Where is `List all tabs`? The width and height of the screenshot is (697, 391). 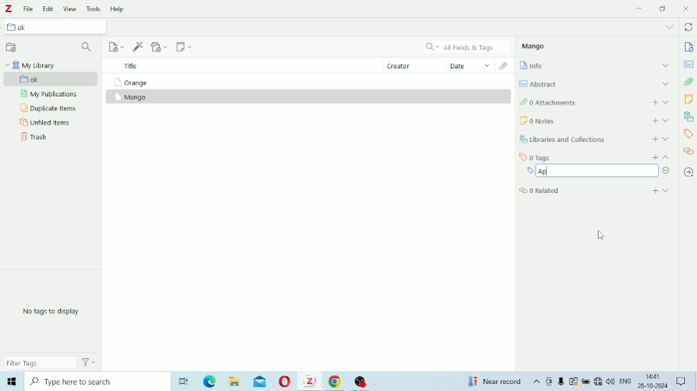 List all tabs is located at coordinates (670, 27).